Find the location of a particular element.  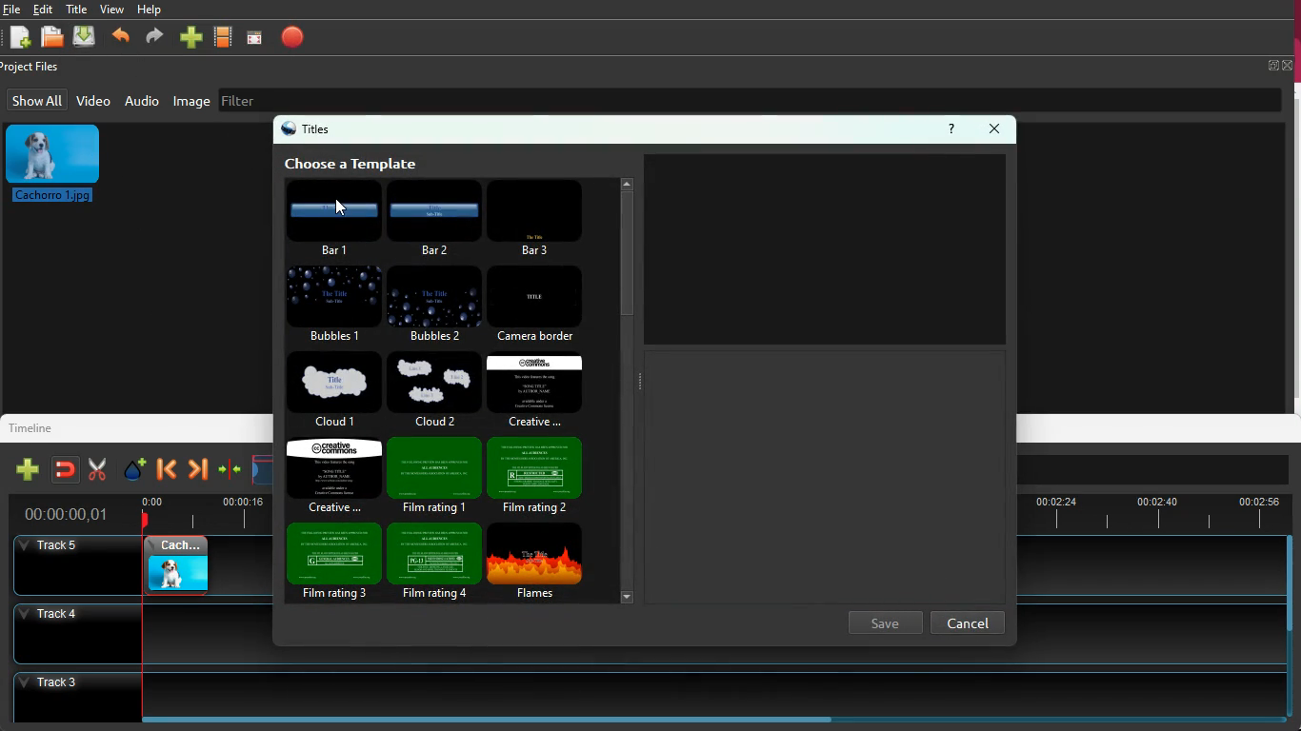

video is located at coordinates (225, 38).